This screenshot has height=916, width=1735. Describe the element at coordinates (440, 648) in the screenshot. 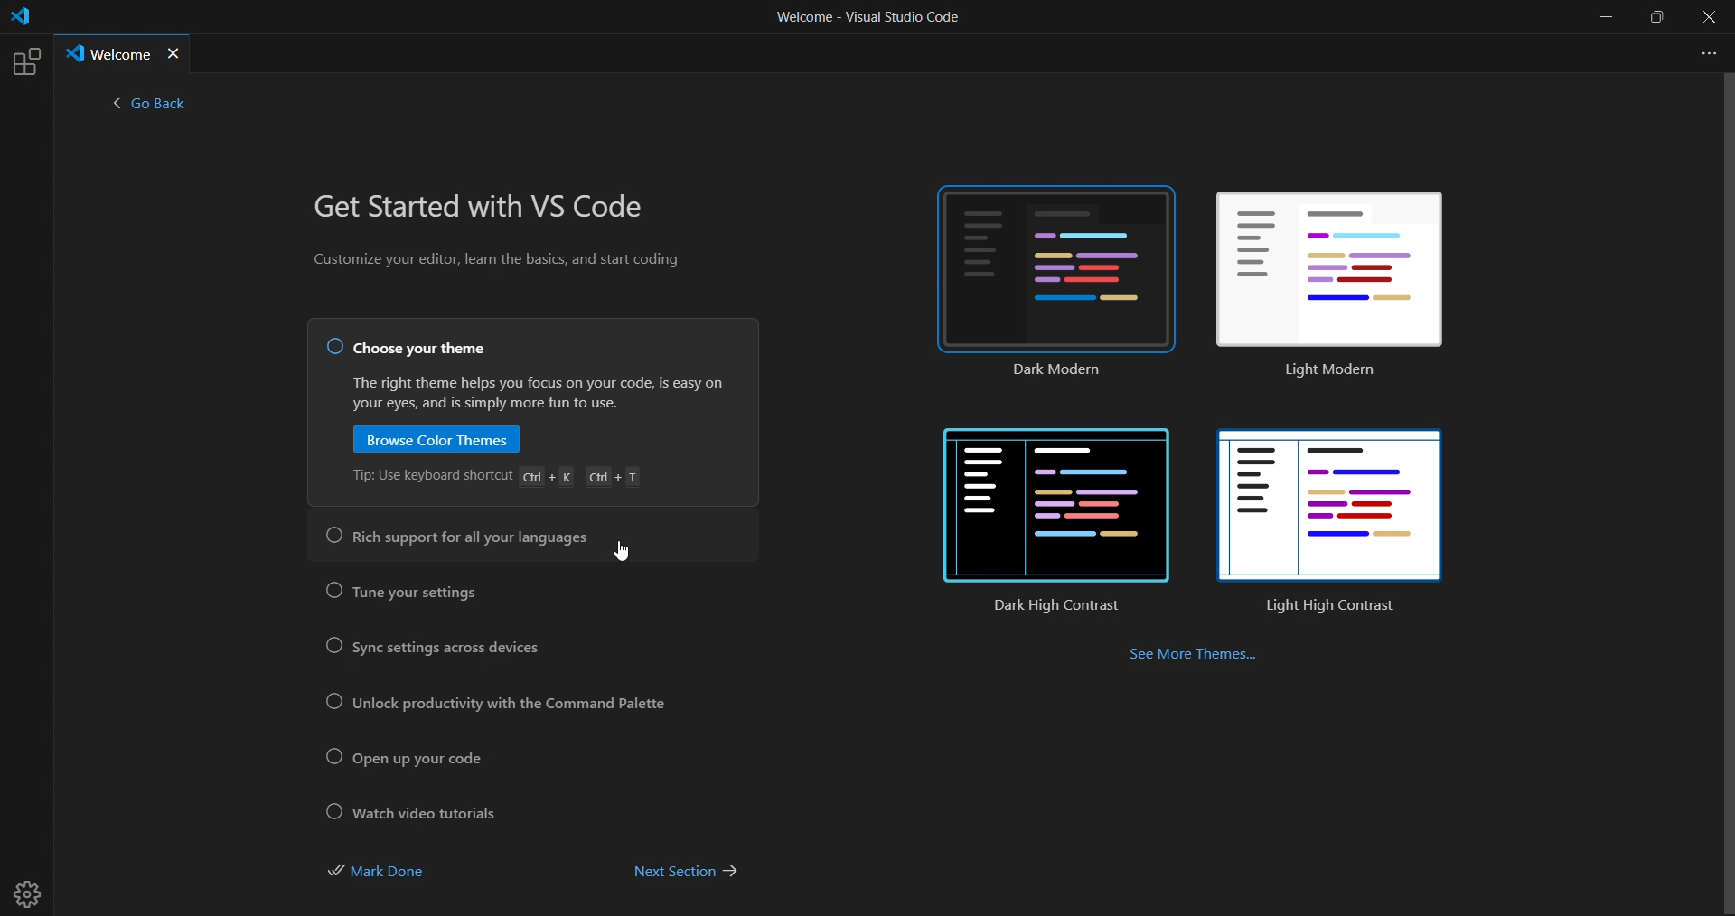

I see `sync setting across devices` at that location.